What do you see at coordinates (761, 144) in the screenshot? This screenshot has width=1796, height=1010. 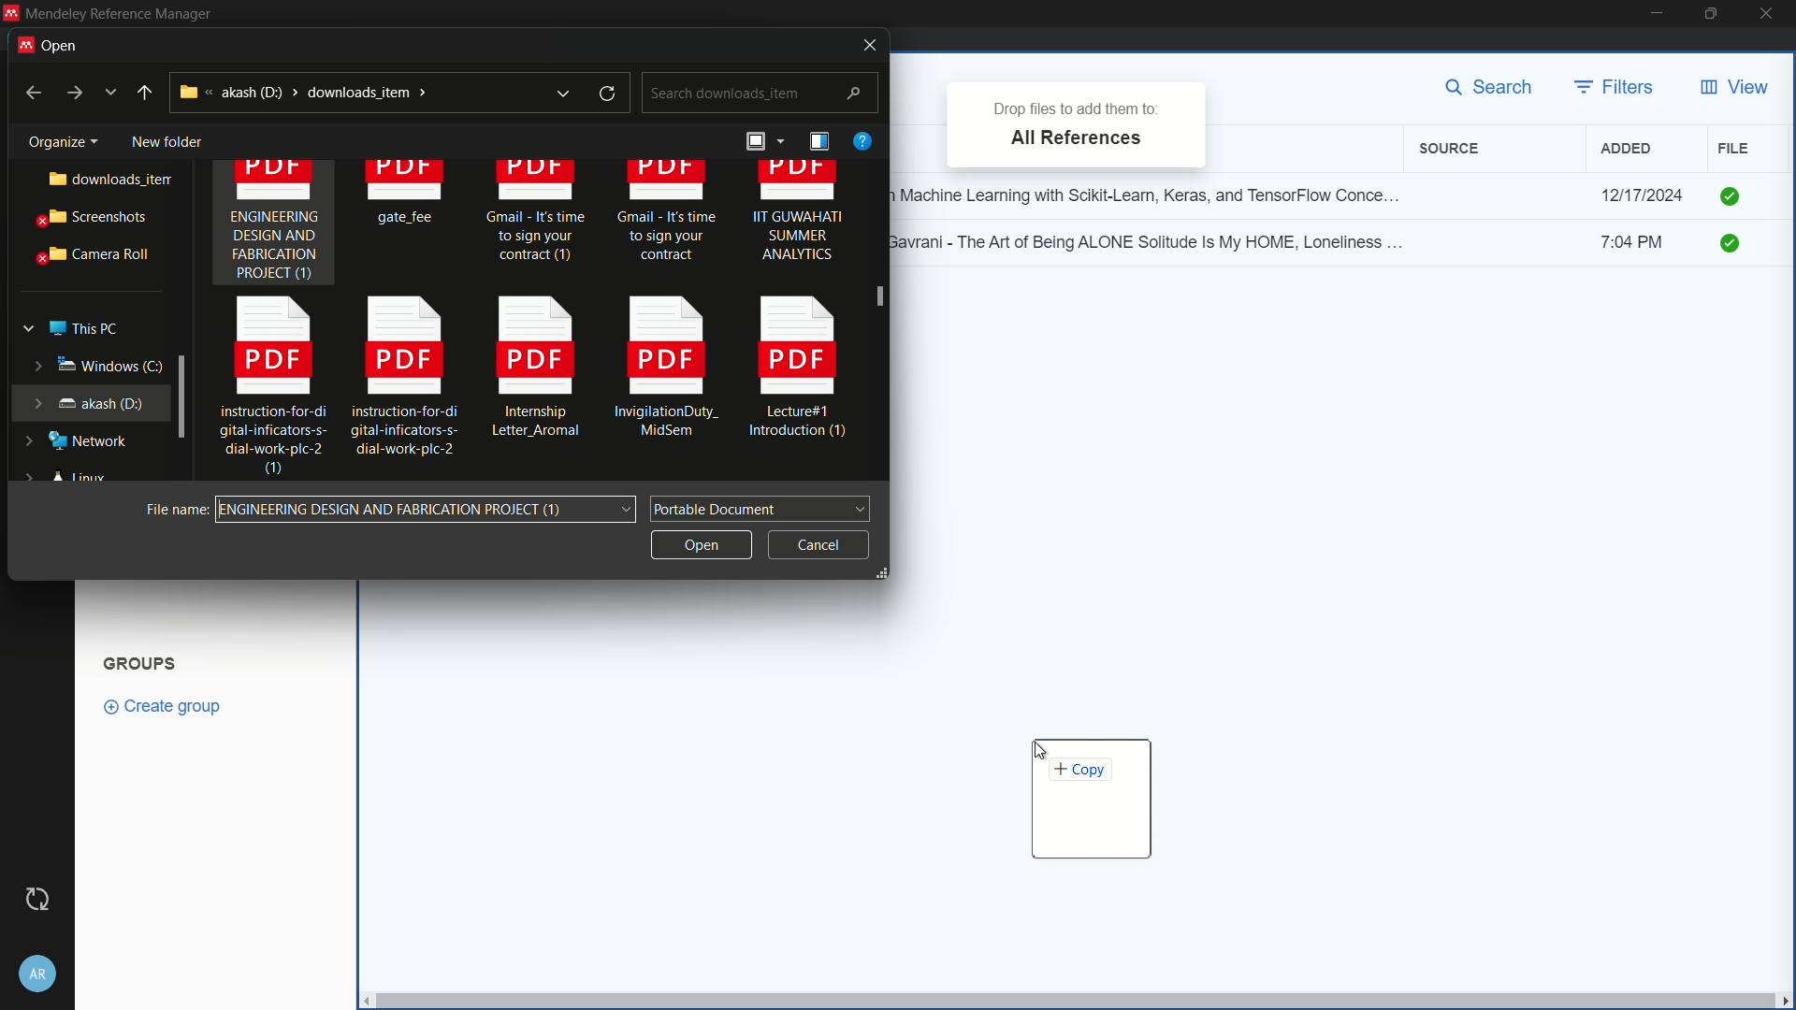 I see `arrange` at bounding box center [761, 144].